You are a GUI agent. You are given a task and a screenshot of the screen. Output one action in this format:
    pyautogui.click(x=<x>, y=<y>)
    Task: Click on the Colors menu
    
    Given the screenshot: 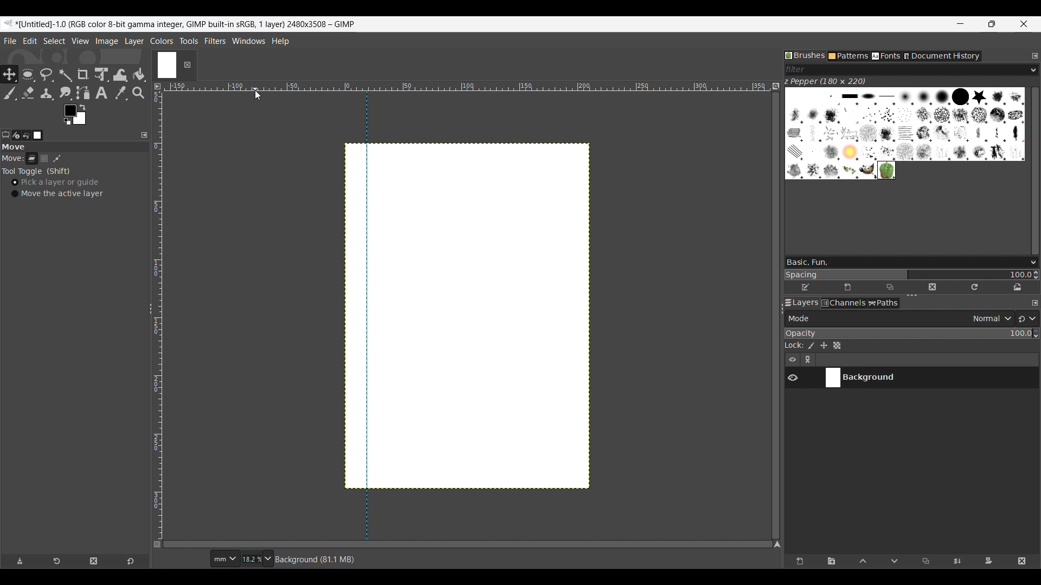 What is the action you would take?
    pyautogui.click(x=162, y=41)
    